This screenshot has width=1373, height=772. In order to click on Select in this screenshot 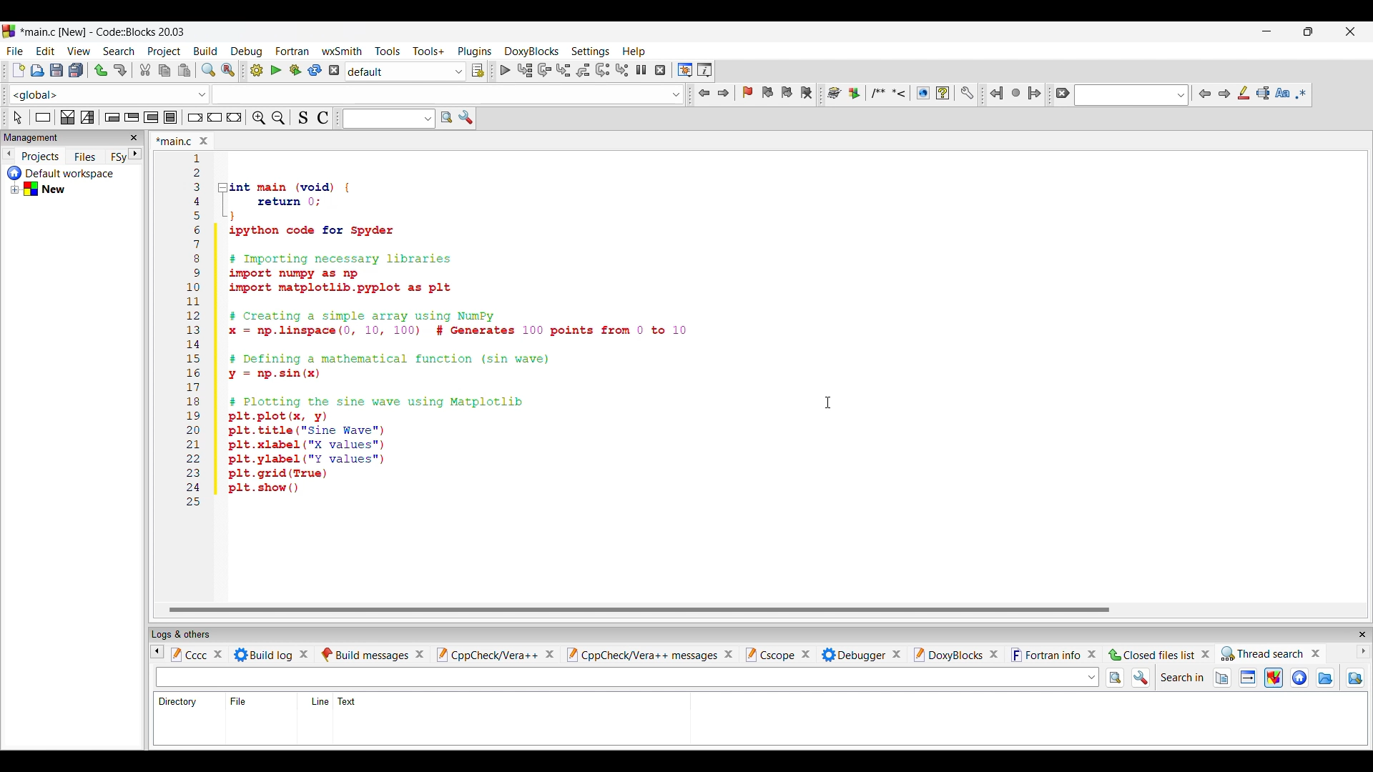, I will do `click(481, 71)`.